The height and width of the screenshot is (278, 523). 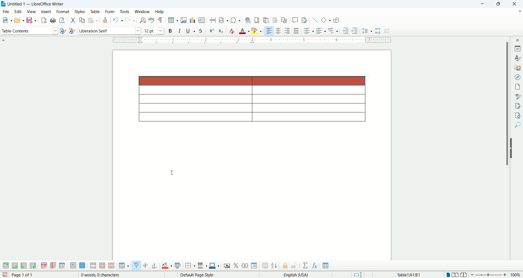 What do you see at coordinates (82, 266) in the screenshot?
I see `select table` at bounding box center [82, 266].